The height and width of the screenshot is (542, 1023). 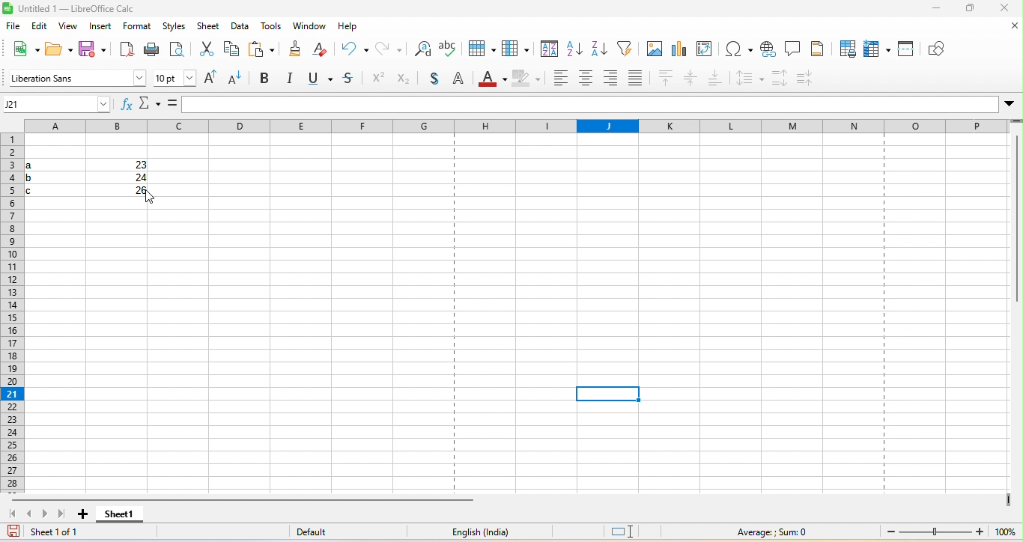 I want to click on column headings, so click(x=517, y=127).